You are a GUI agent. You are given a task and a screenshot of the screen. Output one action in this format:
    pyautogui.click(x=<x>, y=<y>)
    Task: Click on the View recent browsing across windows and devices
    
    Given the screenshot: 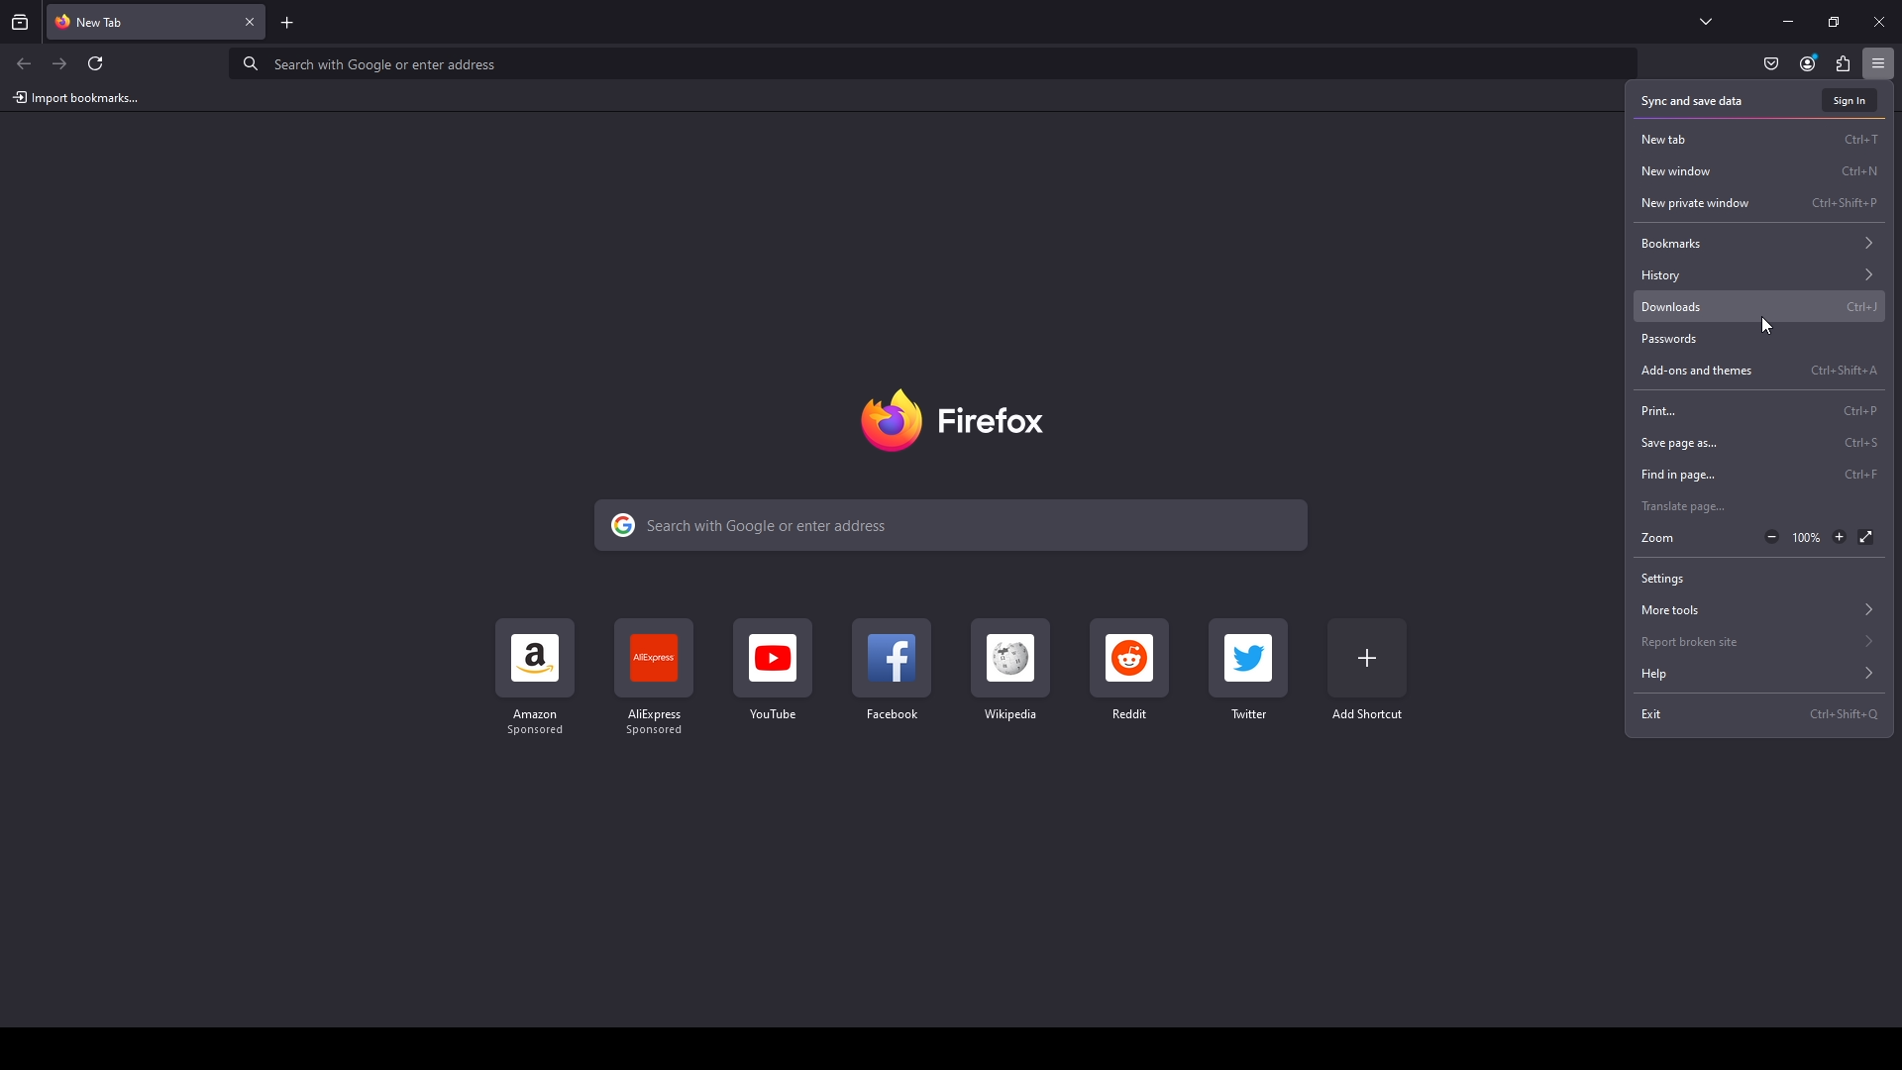 What is the action you would take?
    pyautogui.click(x=22, y=22)
    